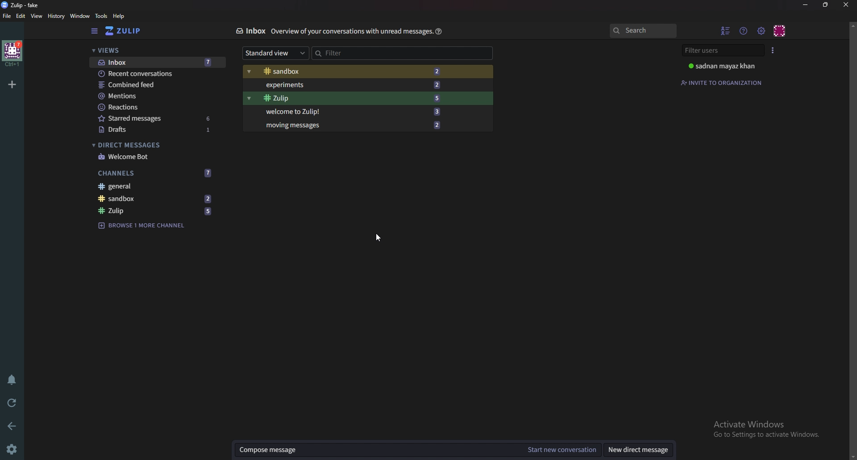 The image size is (857, 460). Describe the element at coordinates (724, 82) in the screenshot. I see `Invite to organization` at that location.